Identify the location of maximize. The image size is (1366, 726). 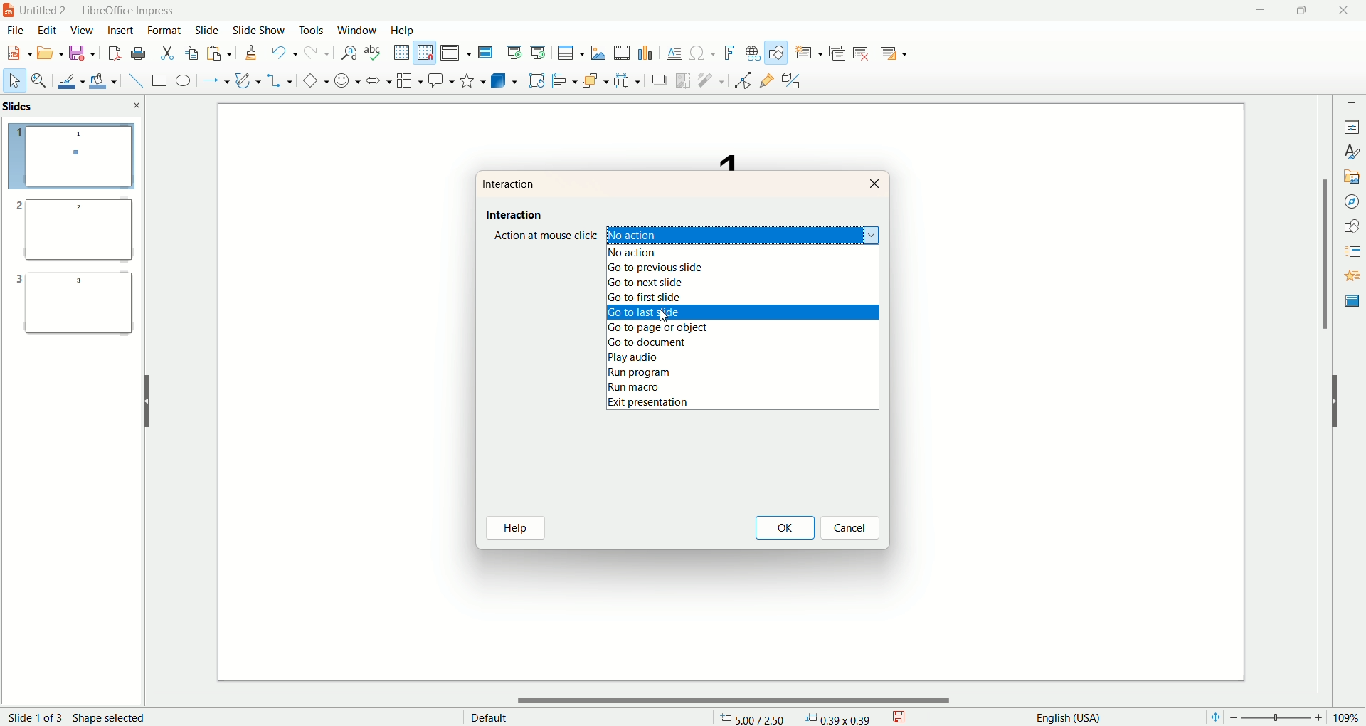
(1301, 12).